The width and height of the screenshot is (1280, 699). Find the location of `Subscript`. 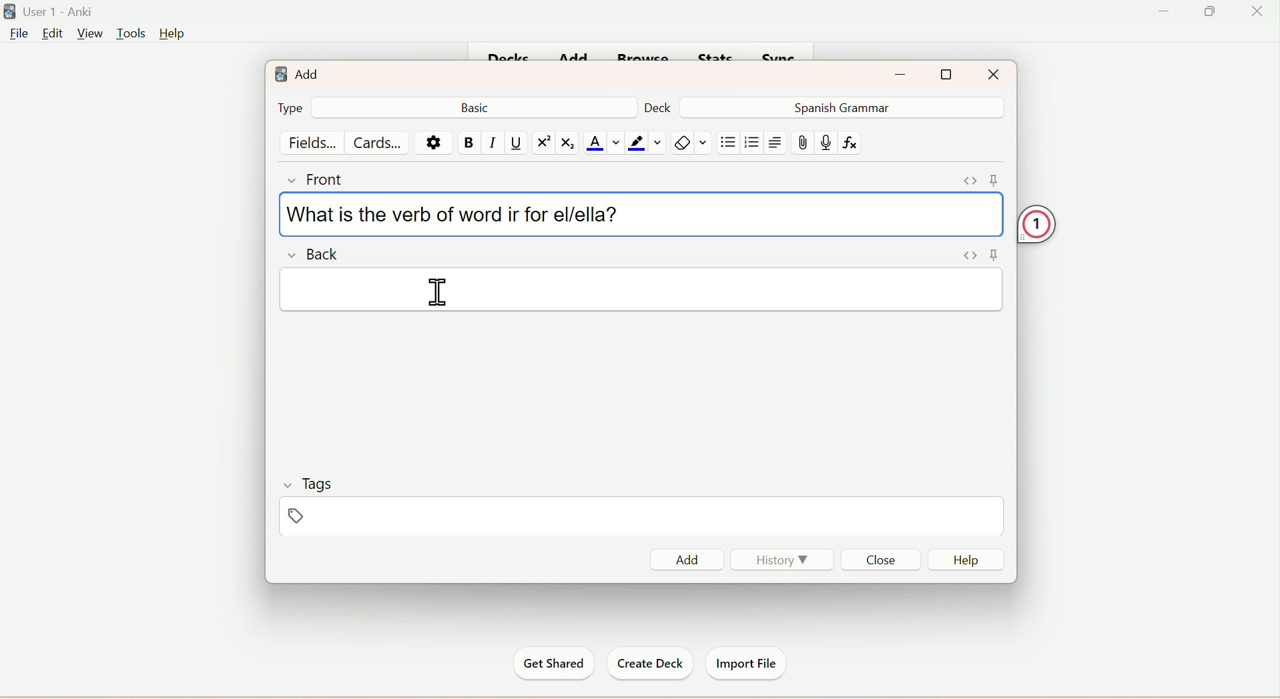

Subscript is located at coordinates (567, 144).